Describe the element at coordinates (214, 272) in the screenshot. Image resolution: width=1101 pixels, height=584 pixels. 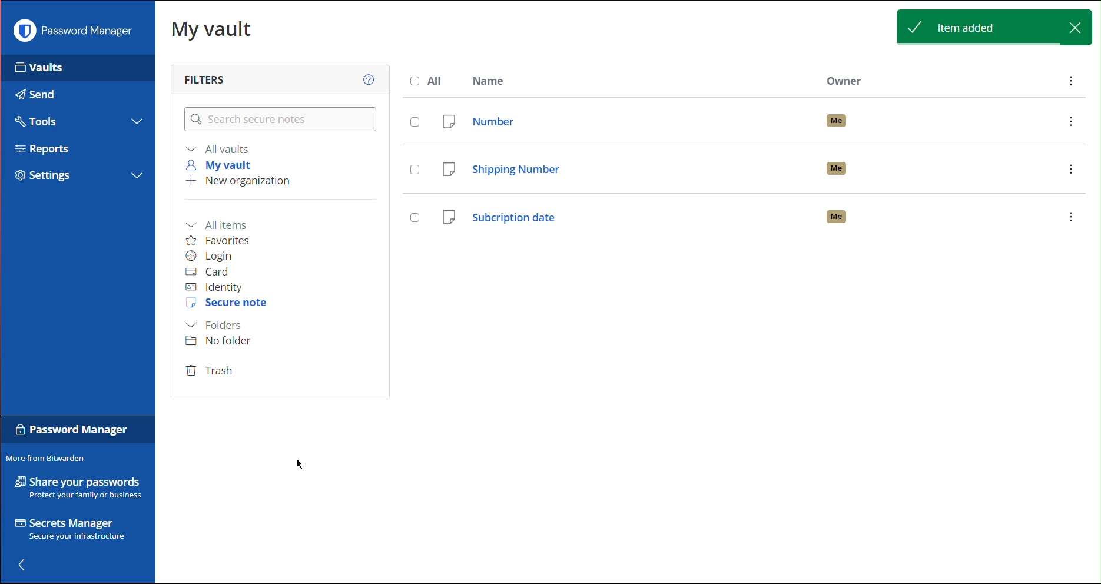
I see `Card` at that location.